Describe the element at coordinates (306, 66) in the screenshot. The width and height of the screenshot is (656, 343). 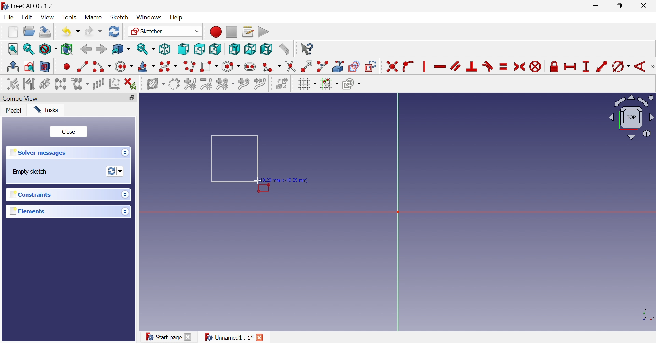
I see `Extend edge` at that location.